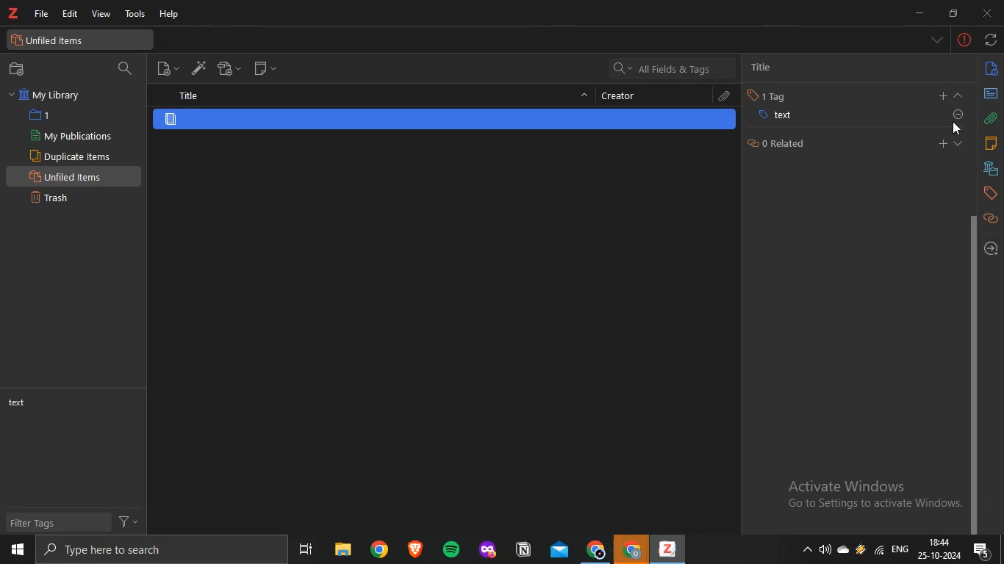 The width and height of the screenshot is (1004, 564). Describe the element at coordinates (413, 546) in the screenshot. I see `app` at that location.